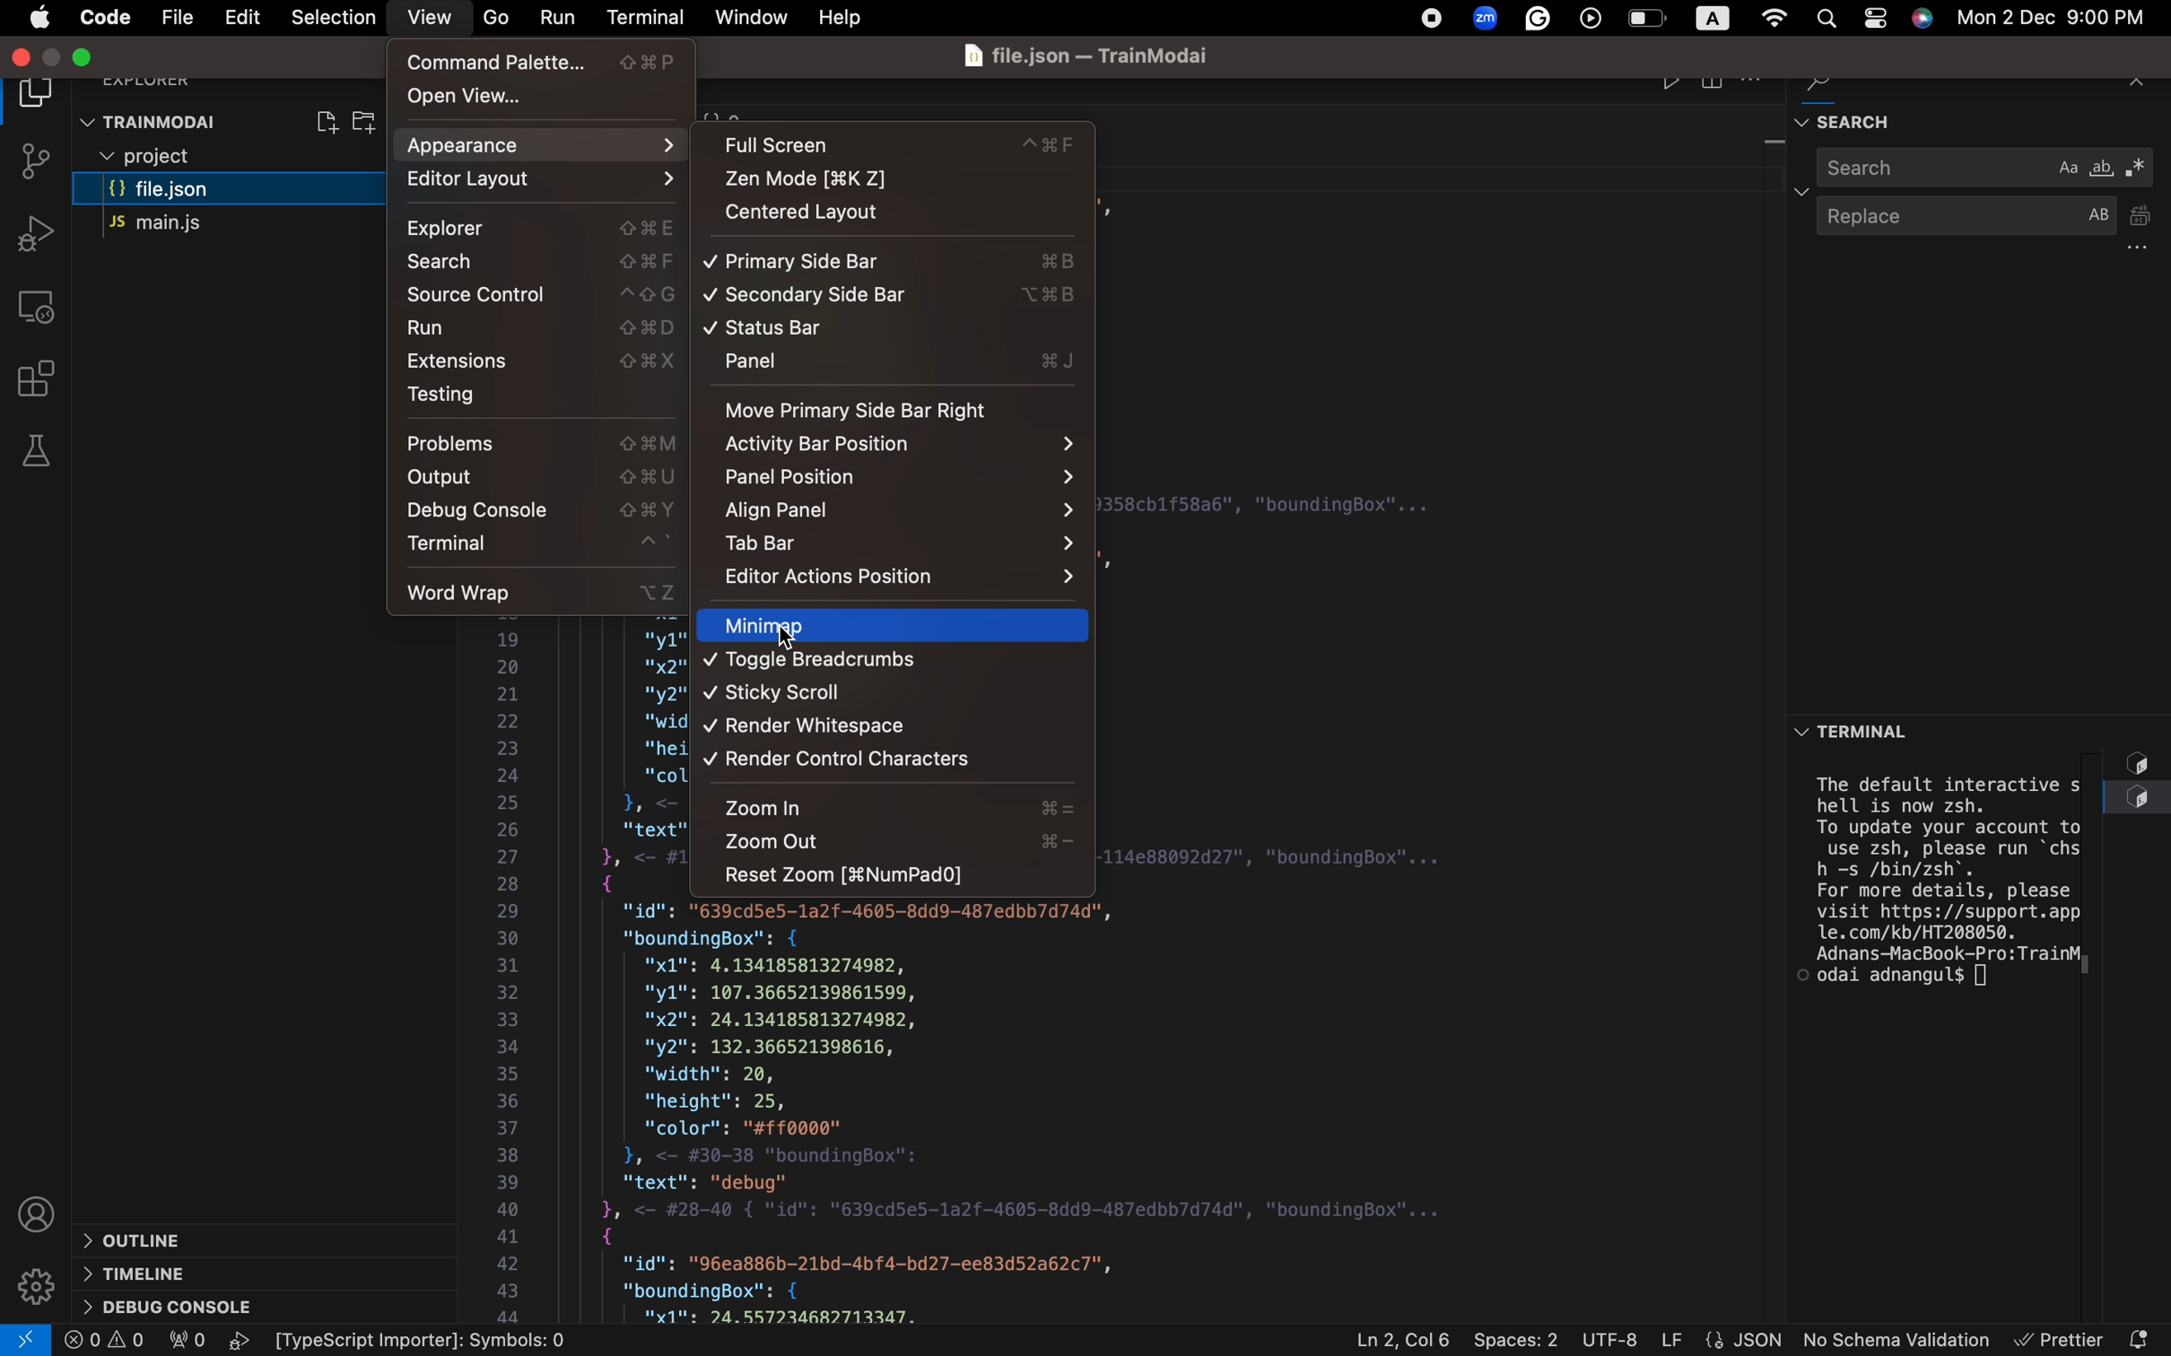 Image resolution: width=2171 pixels, height=1356 pixels. Describe the element at coordinates (39, 377) in the screenshot. I see `Extensions` at that location.